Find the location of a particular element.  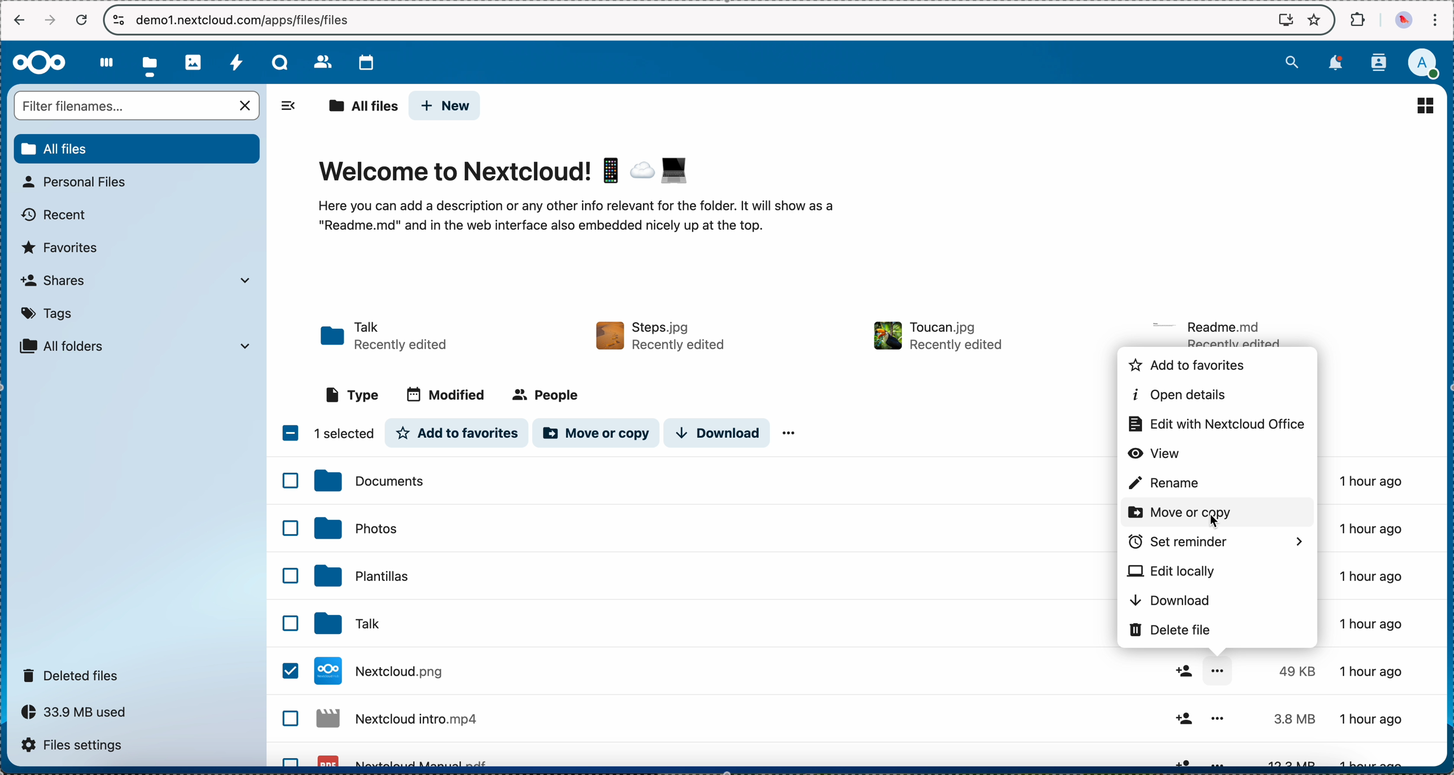

deleted files is located at coordinates (75, 674).